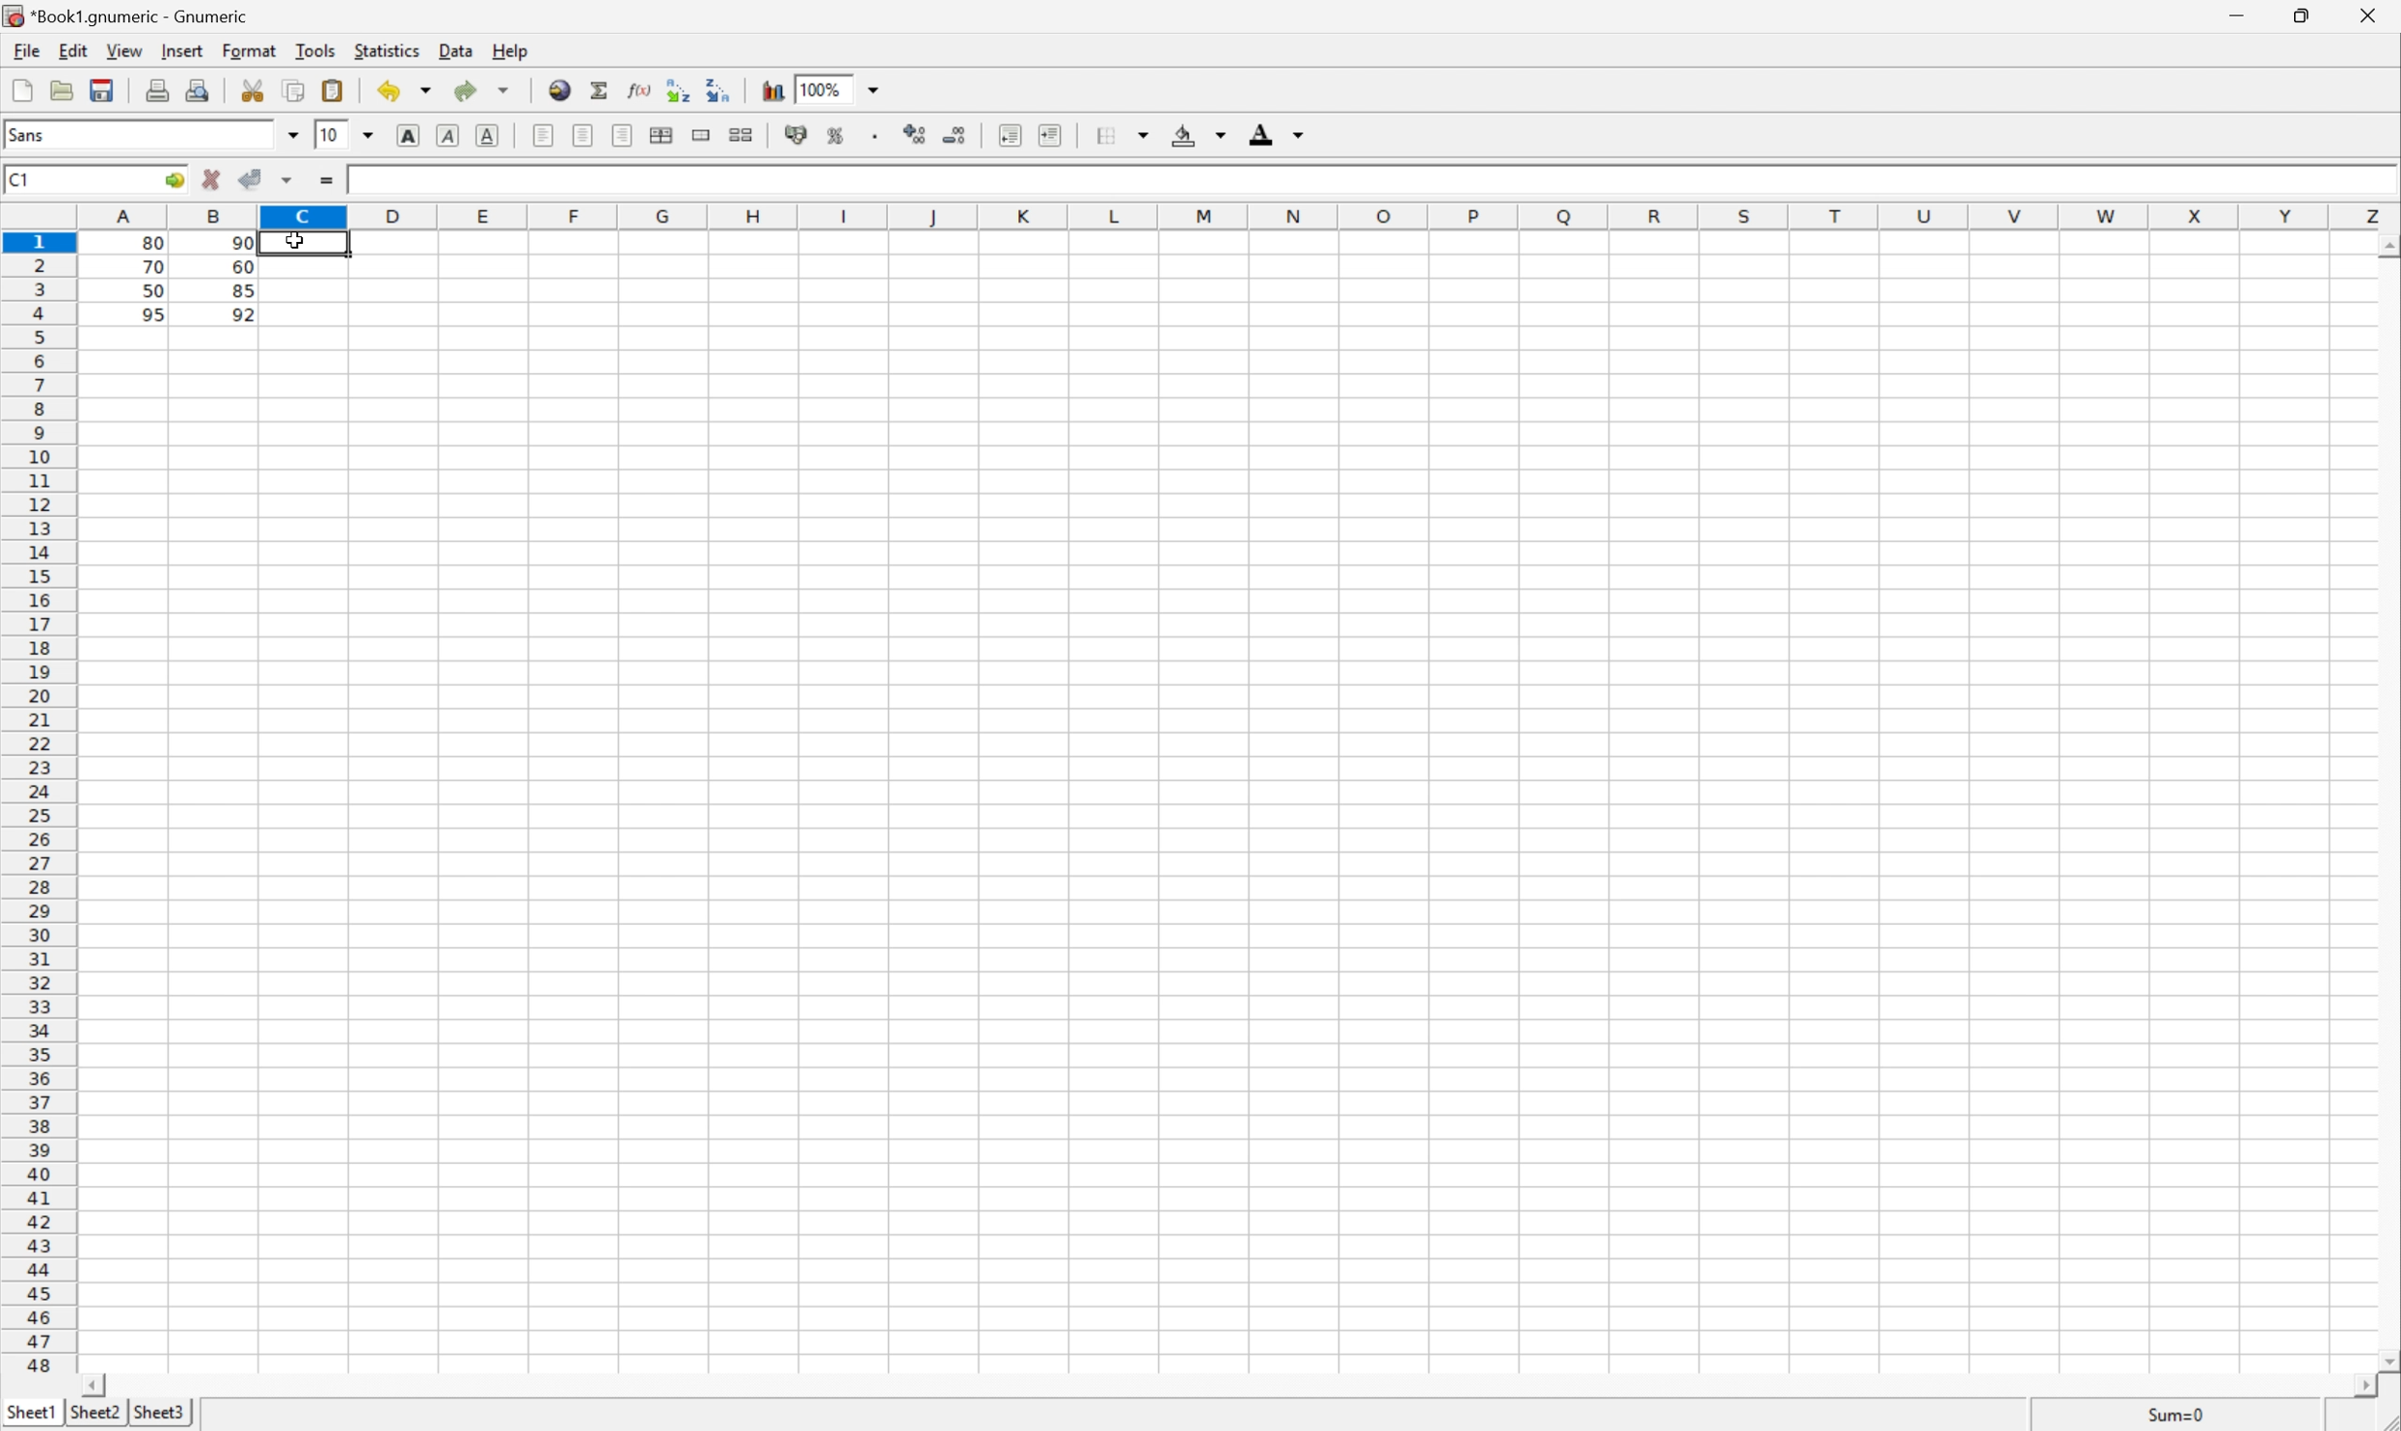 Image resolution: width=2401 pixels, height=1431 pixels. I want to click on Column names, so click(1237, 216).